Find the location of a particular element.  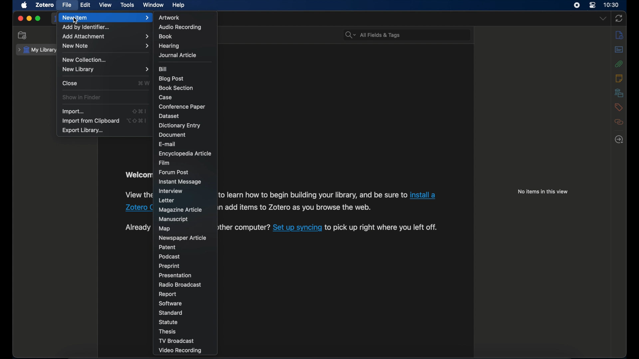

manuscript is located at coordinates (174, 219).